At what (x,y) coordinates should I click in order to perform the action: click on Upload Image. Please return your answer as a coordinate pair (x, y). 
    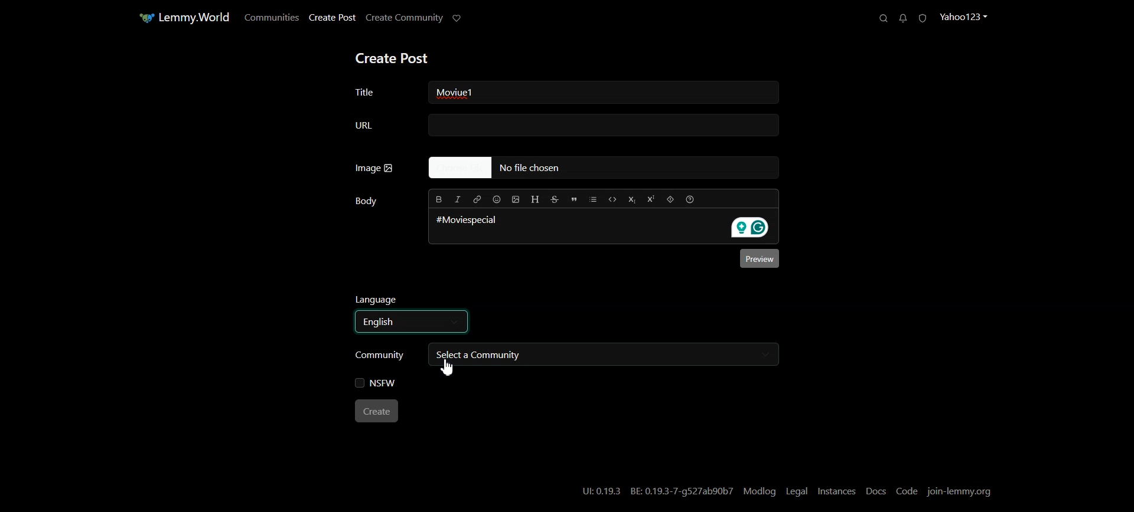
    Looking at the image, I should click on (516, 199).